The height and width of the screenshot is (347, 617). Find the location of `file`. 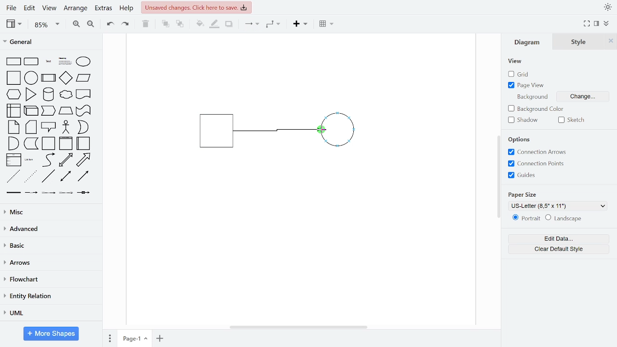

file is located at coordinates (13, 8).